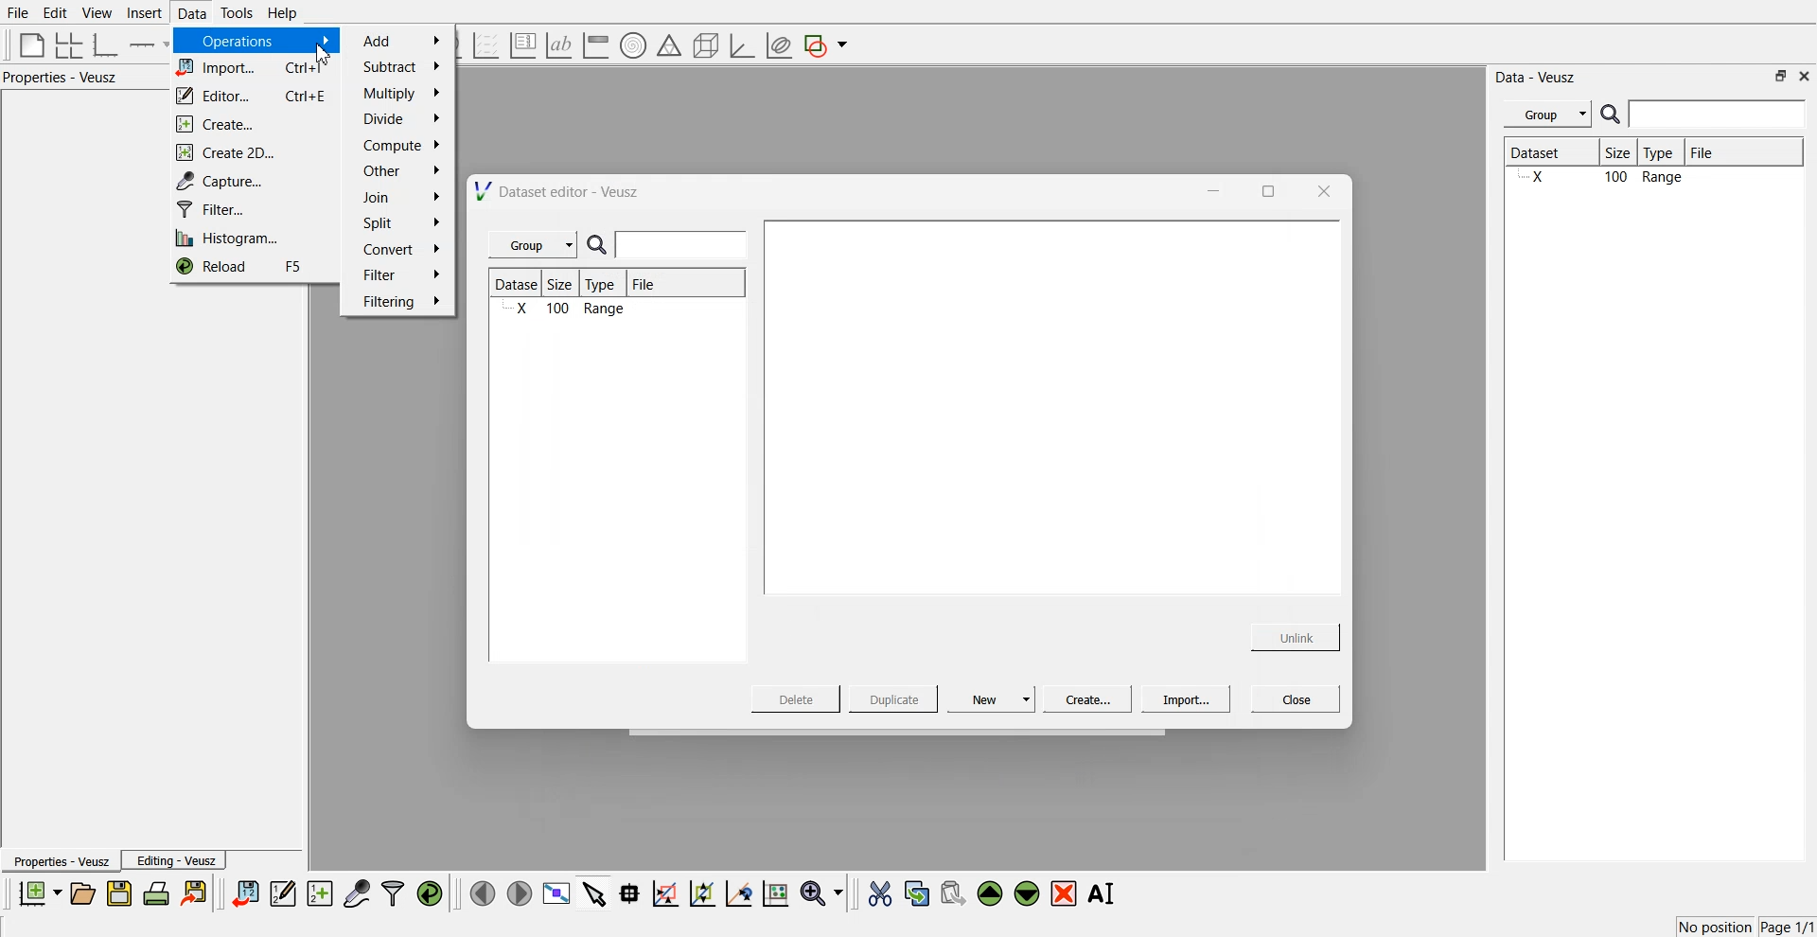  What do you see at coordinates (1066, 893) in the screenshot?
I see `remove the selected widgets` at bounding box center [1066, 893].